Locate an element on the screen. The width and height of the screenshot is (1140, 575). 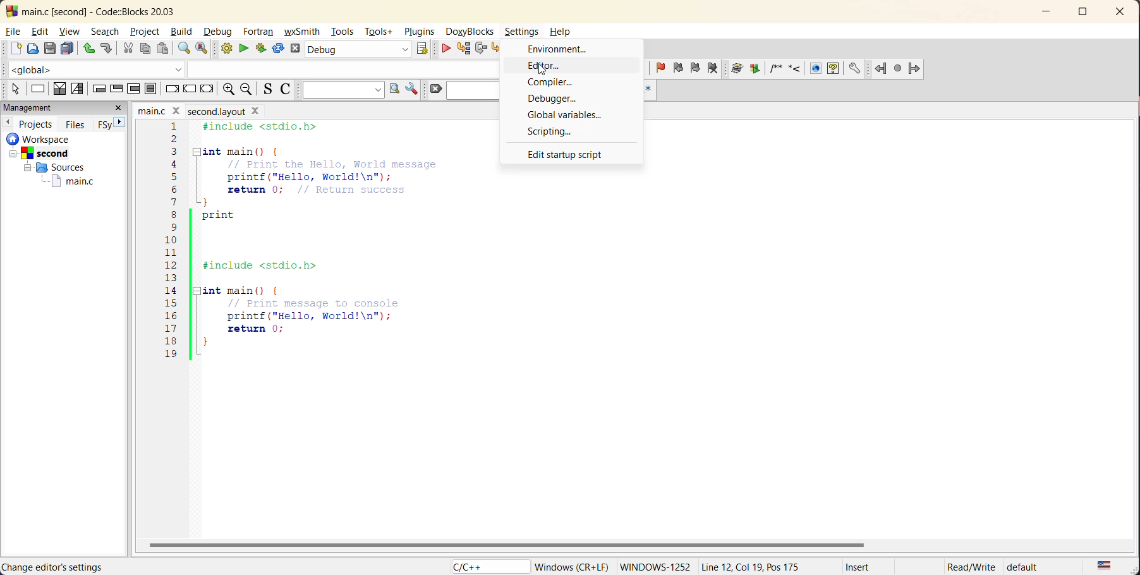
build is located at coordinates (225, 50).